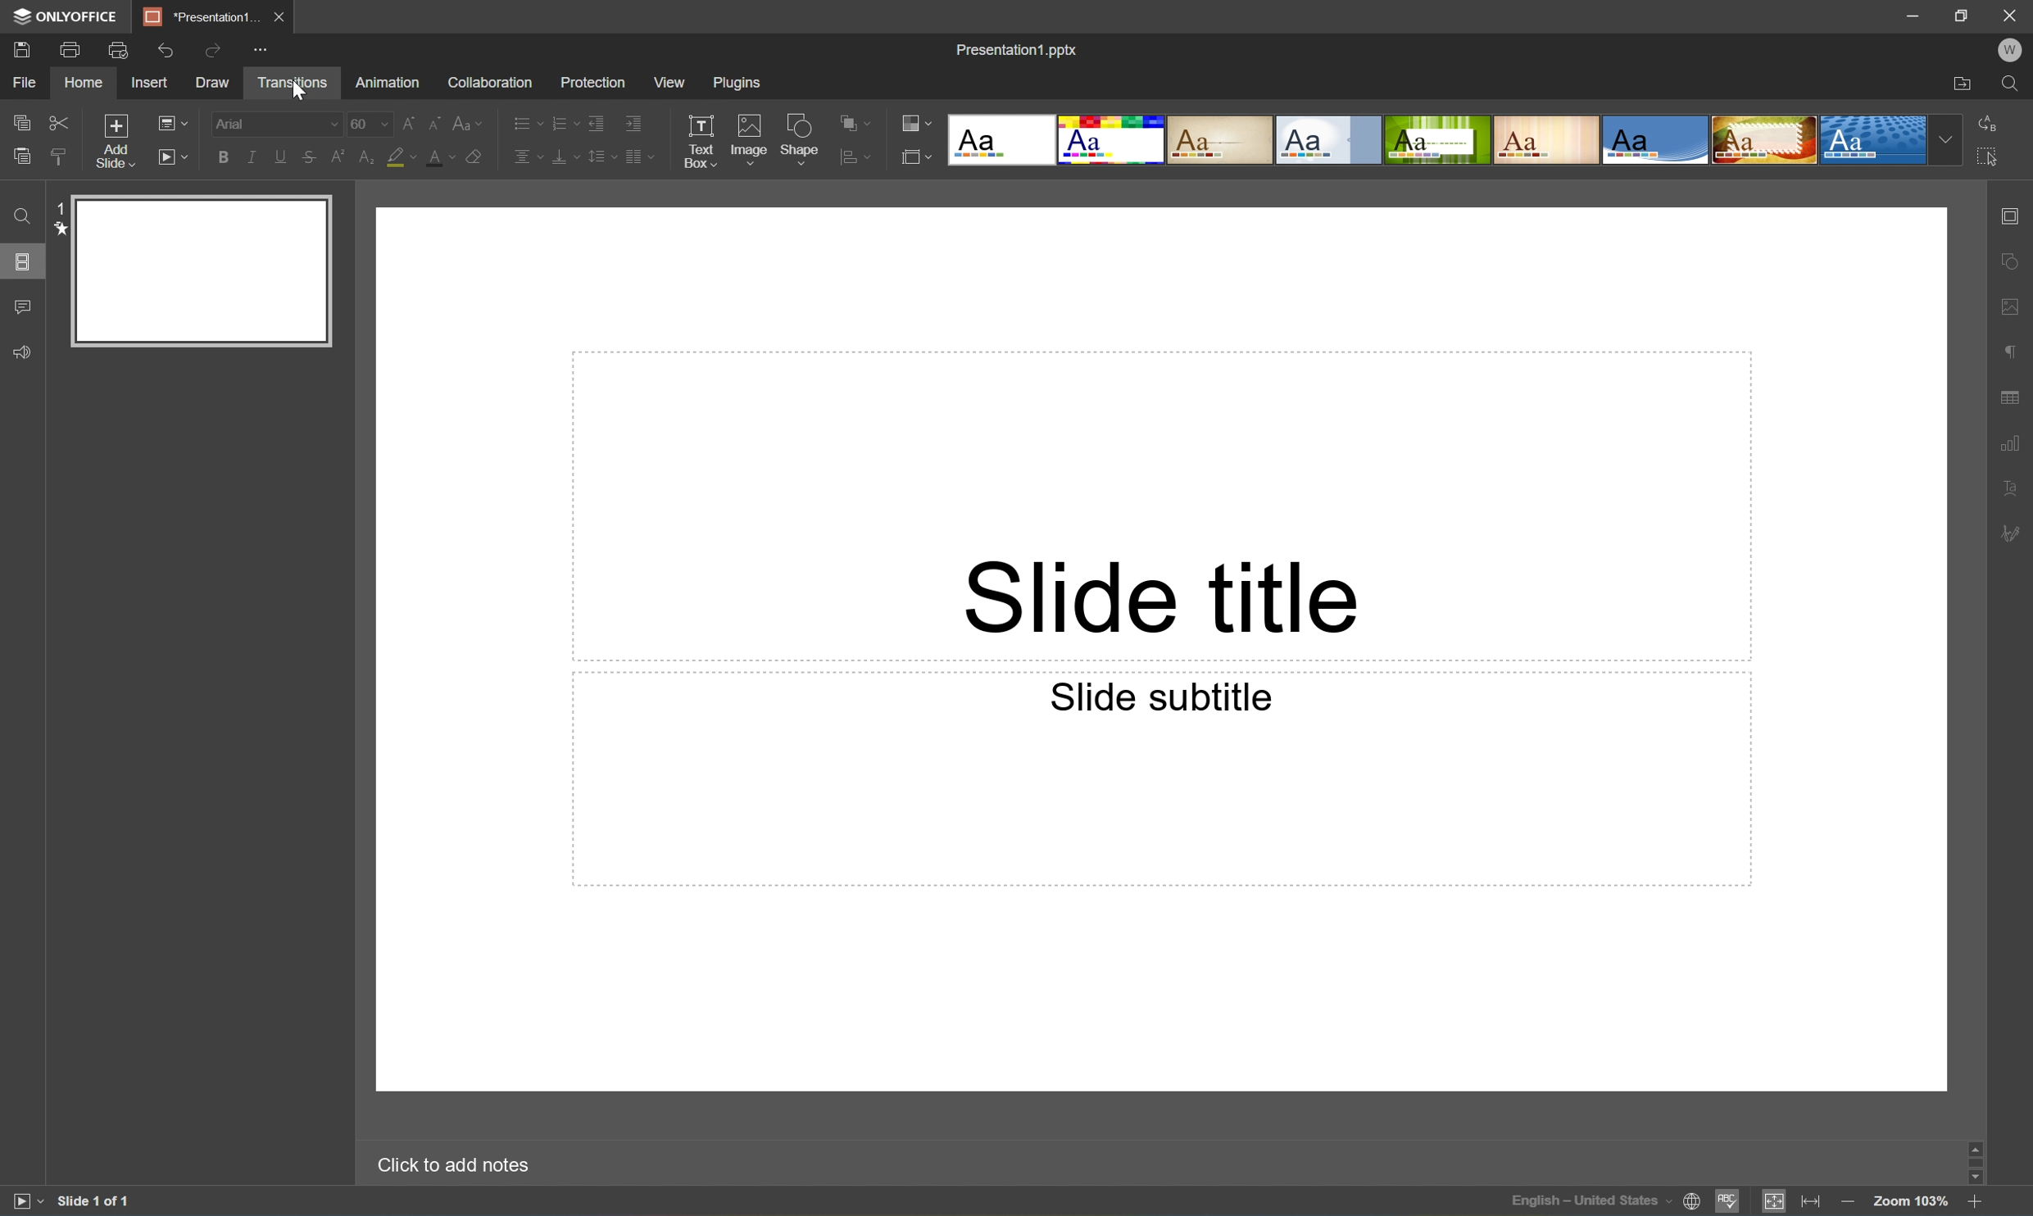 This screenshot has width=2033, height=1216. Describe the element at coordinates (94, 1200) in the screenshot. I see `Slide 1 of 1` at that location.